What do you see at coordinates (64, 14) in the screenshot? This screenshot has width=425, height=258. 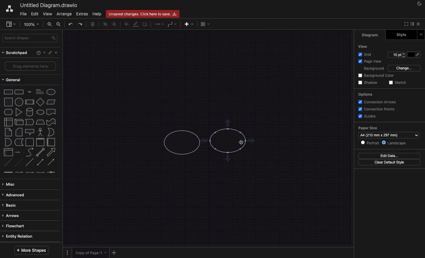 I see `arrange` at bounding box center [64, 14].